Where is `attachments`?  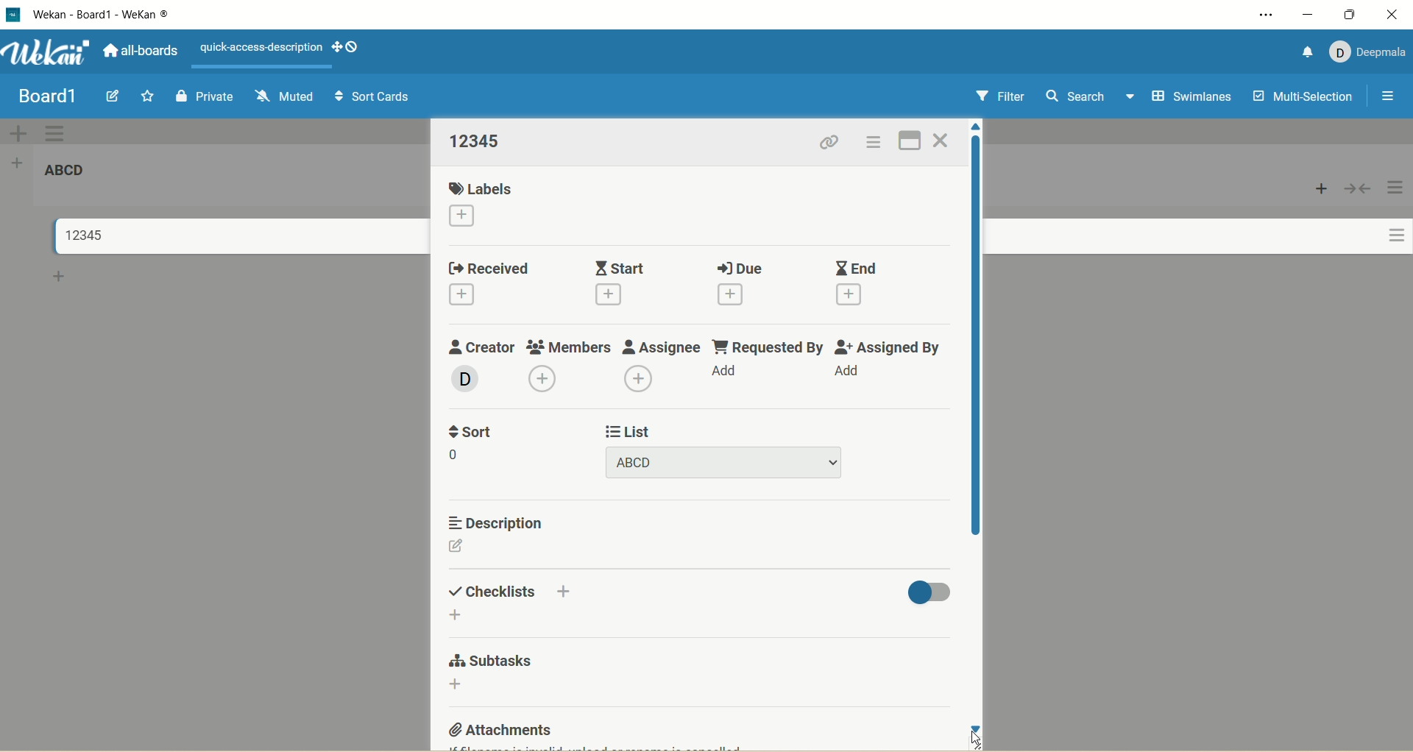
attachments is located at coordinates (498, 733).